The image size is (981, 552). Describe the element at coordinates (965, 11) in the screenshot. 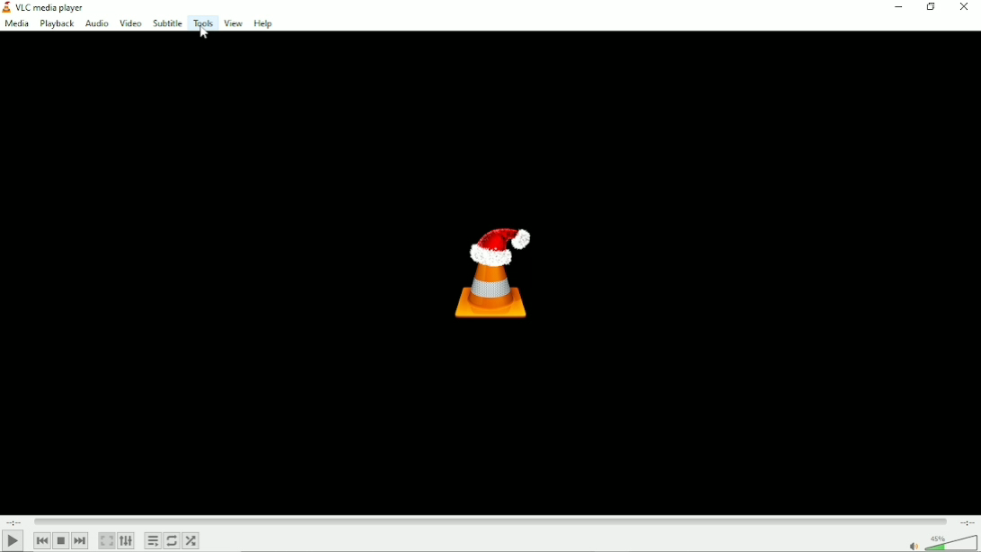

I see `Close` at that location.